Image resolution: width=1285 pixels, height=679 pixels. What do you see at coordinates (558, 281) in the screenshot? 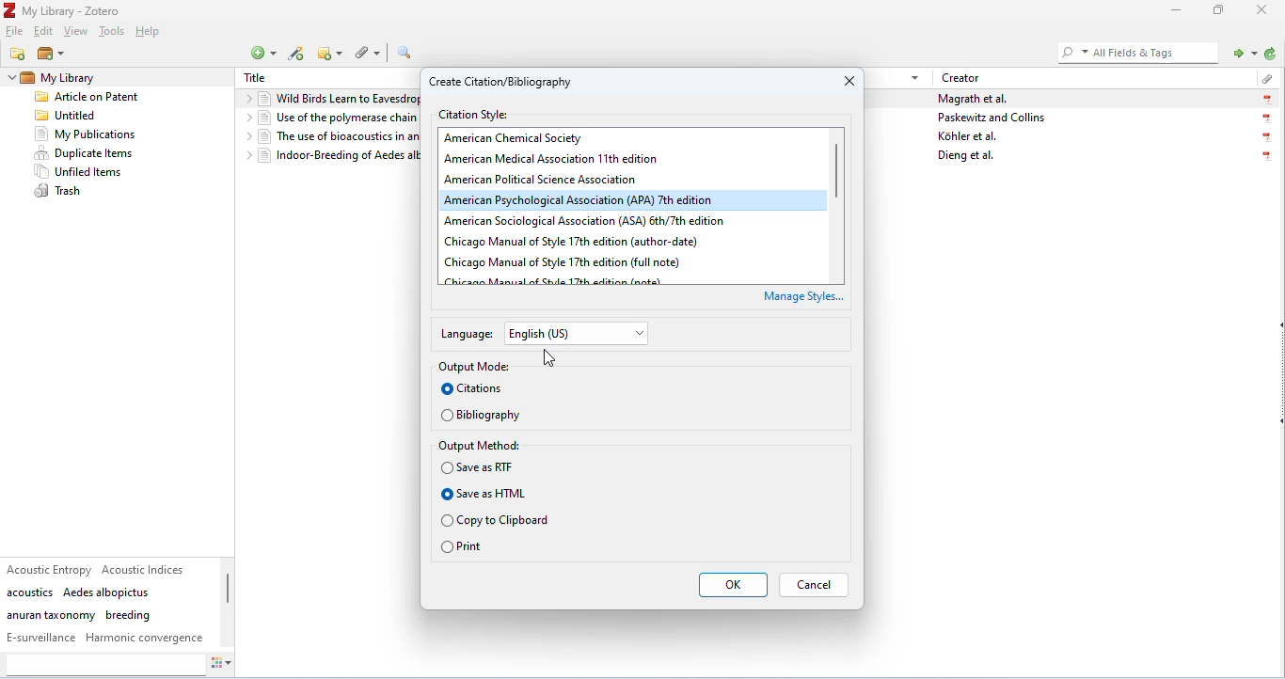
I see `chicago manual of style 17th edition (note)` at bounding box center [558, 281].